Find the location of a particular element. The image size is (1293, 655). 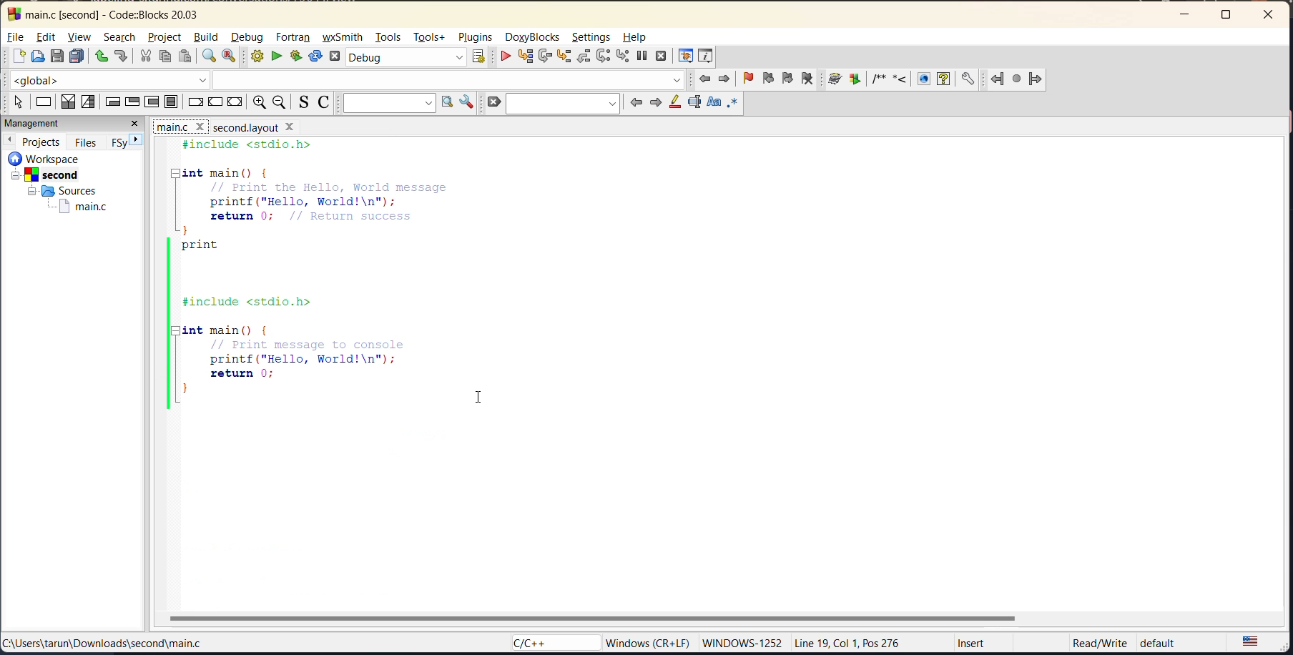

tools is located at coordinates (390, 36).